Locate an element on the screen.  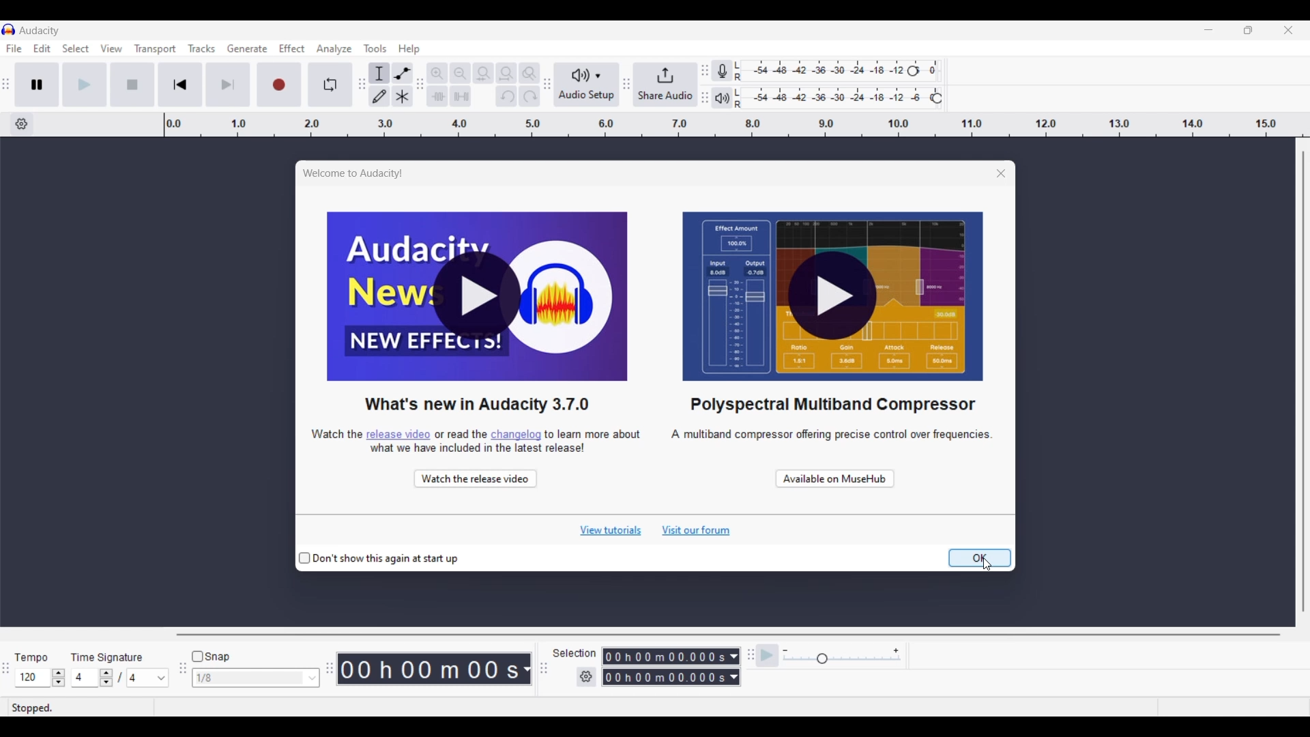
toolbar is located at coordinates (547, 86).